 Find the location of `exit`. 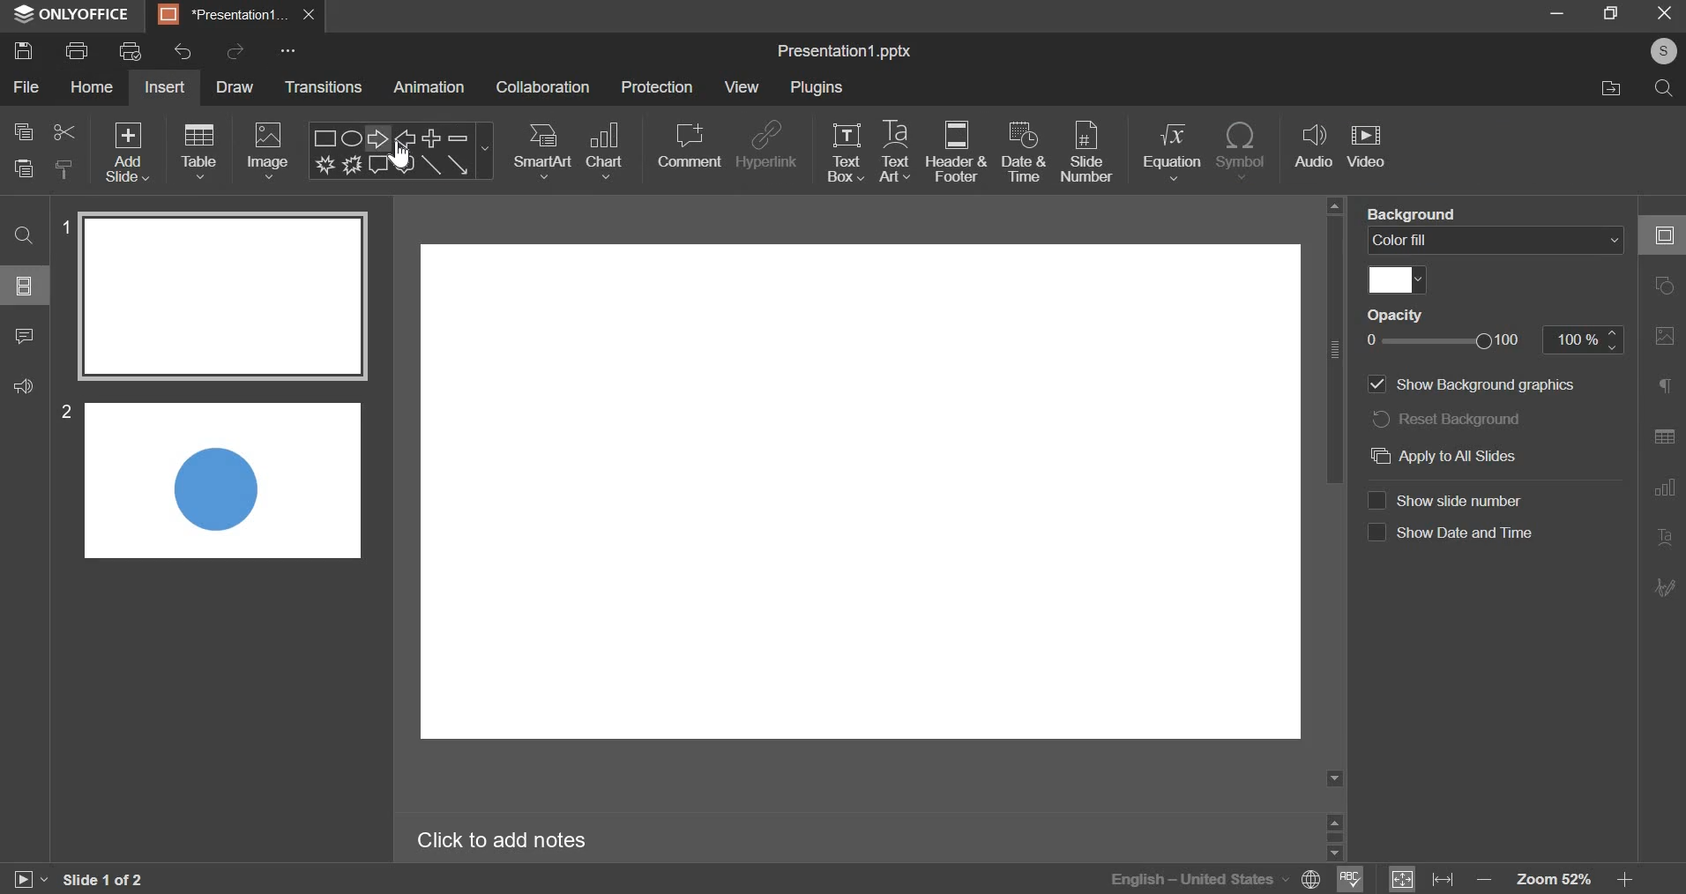

exit is located at coordinates (1665, 12).